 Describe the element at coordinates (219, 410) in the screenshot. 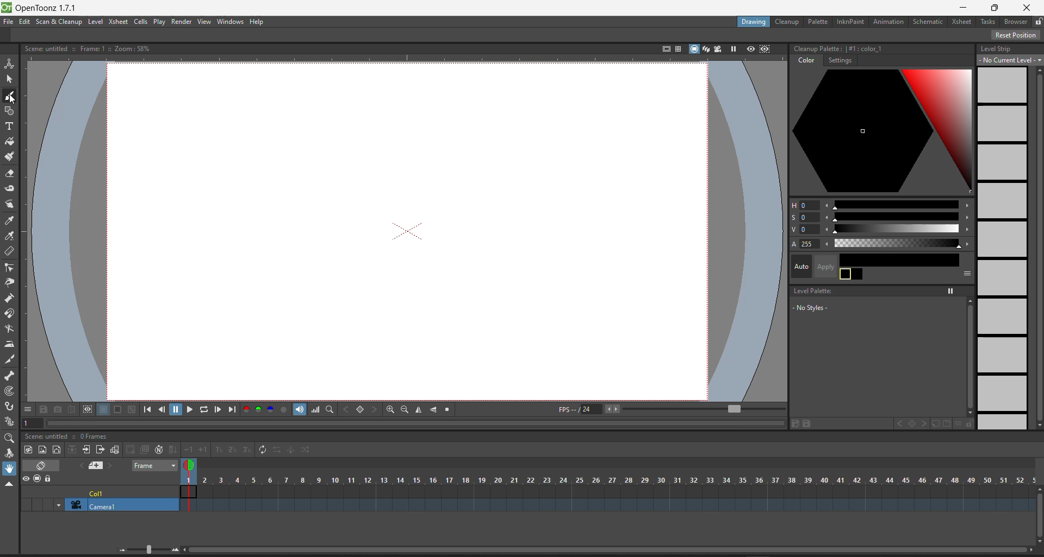

I see `next frame` at that location.